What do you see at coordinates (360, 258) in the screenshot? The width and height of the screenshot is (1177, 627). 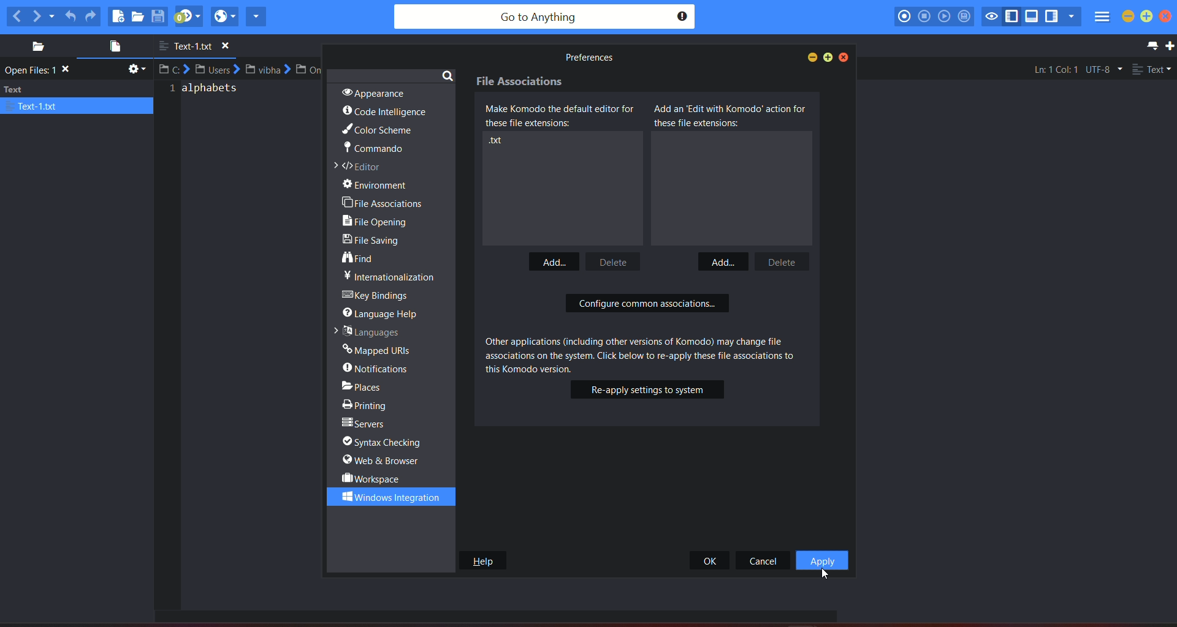 I see `find` at bounding box center [360, 258].